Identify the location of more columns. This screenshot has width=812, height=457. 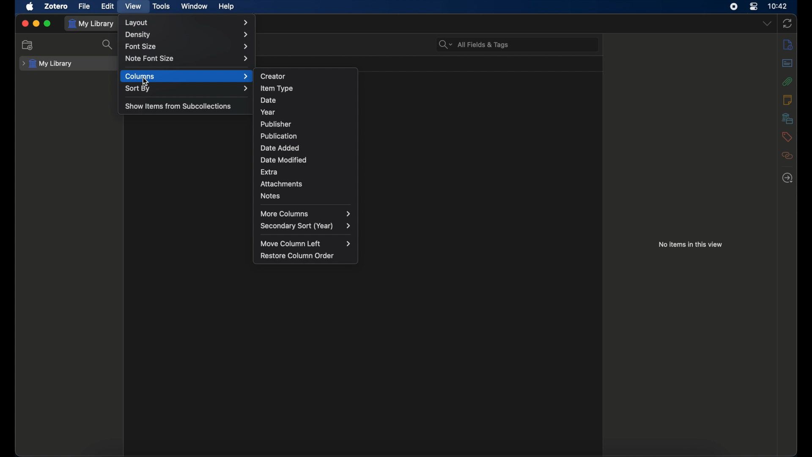
(306, 214).